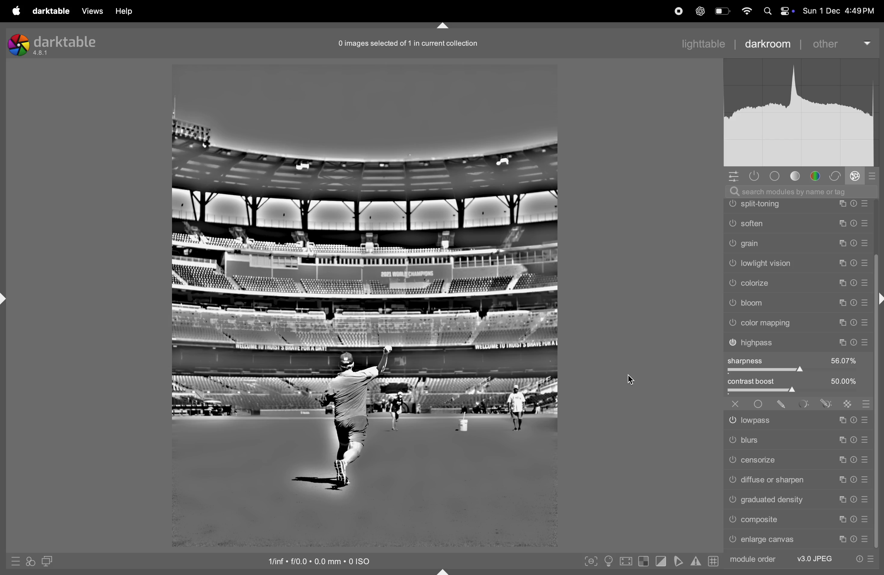 This screenshot has height=575, width=884. I want to click on toggle high processing quality, so click(625, 561).